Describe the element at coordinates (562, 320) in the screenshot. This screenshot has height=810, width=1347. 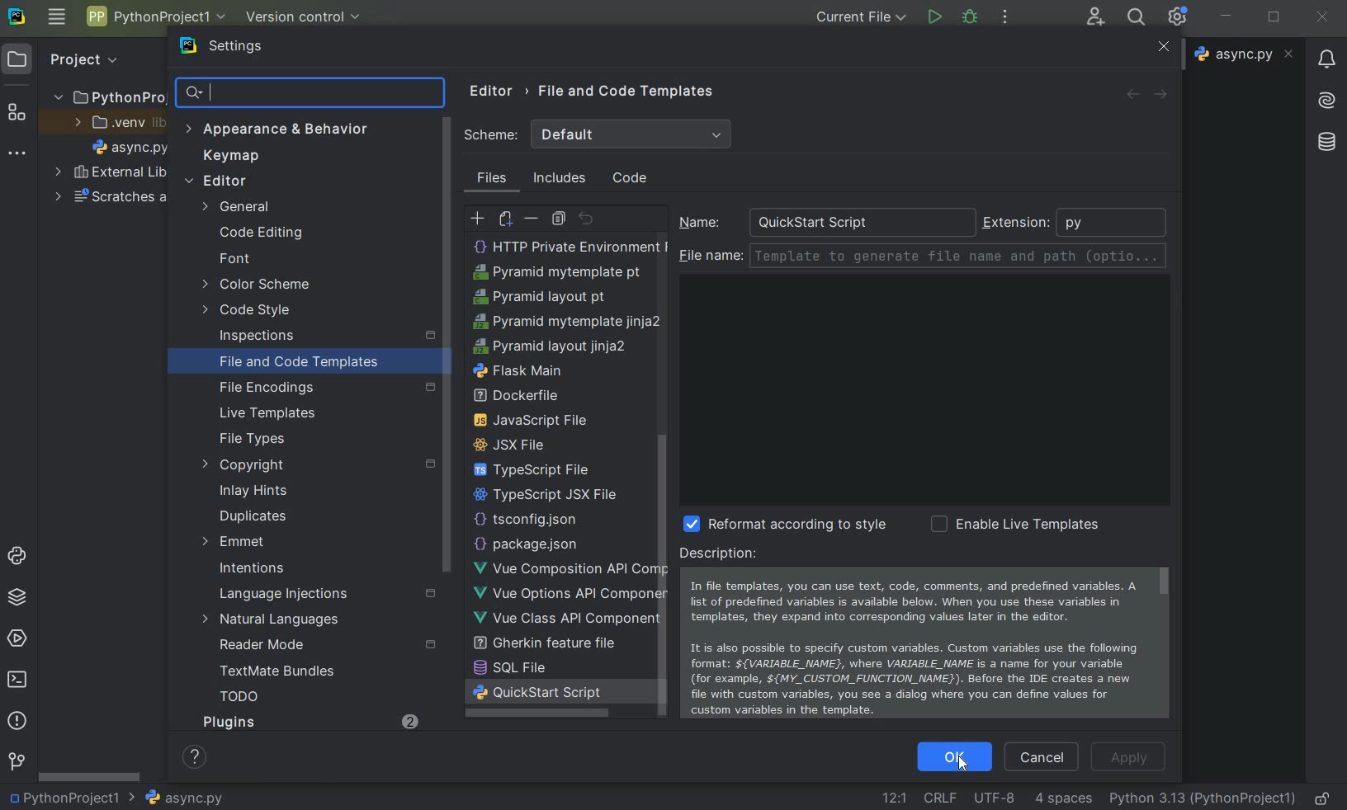
I see `PostCSS file` at that location.